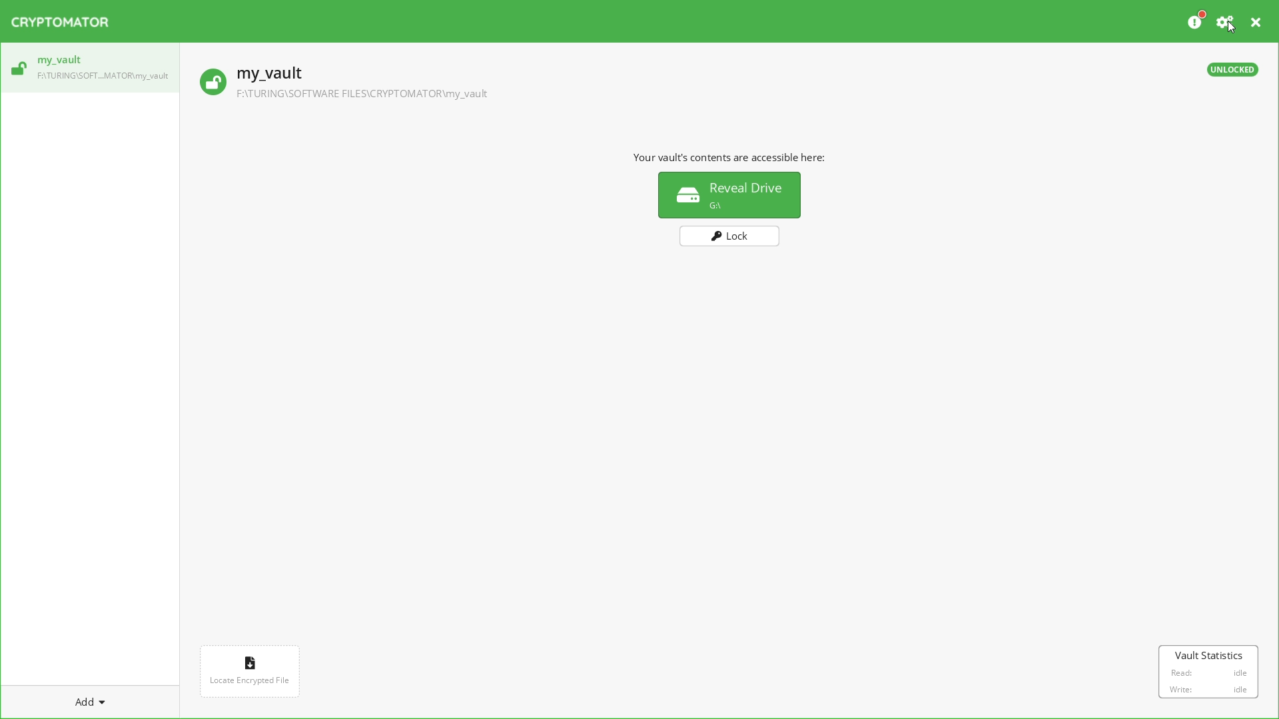  What do you see at coordinates (1211, 673) in the screenshot?
I see `Vault Statistics` at bounding box center [1211, 673].